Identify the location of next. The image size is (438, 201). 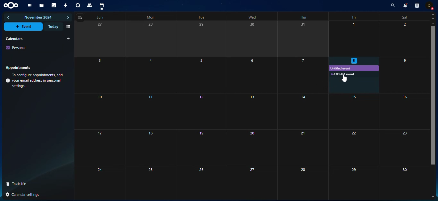
(68, 18).